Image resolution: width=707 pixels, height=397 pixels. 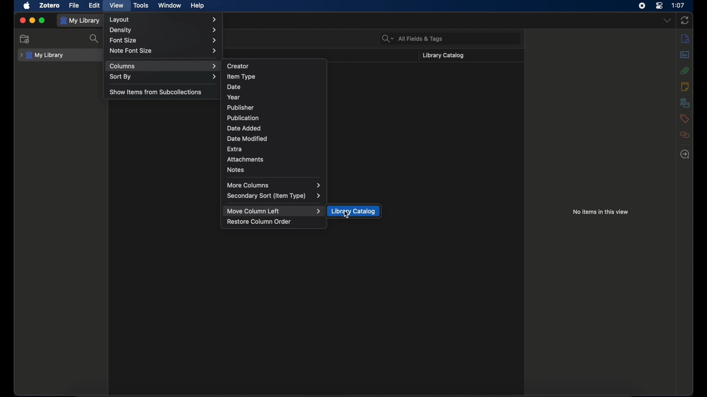 What do you see at coordinates (95, 6) in the screenshot?
I see `edit` at bounding box center [95, 6].